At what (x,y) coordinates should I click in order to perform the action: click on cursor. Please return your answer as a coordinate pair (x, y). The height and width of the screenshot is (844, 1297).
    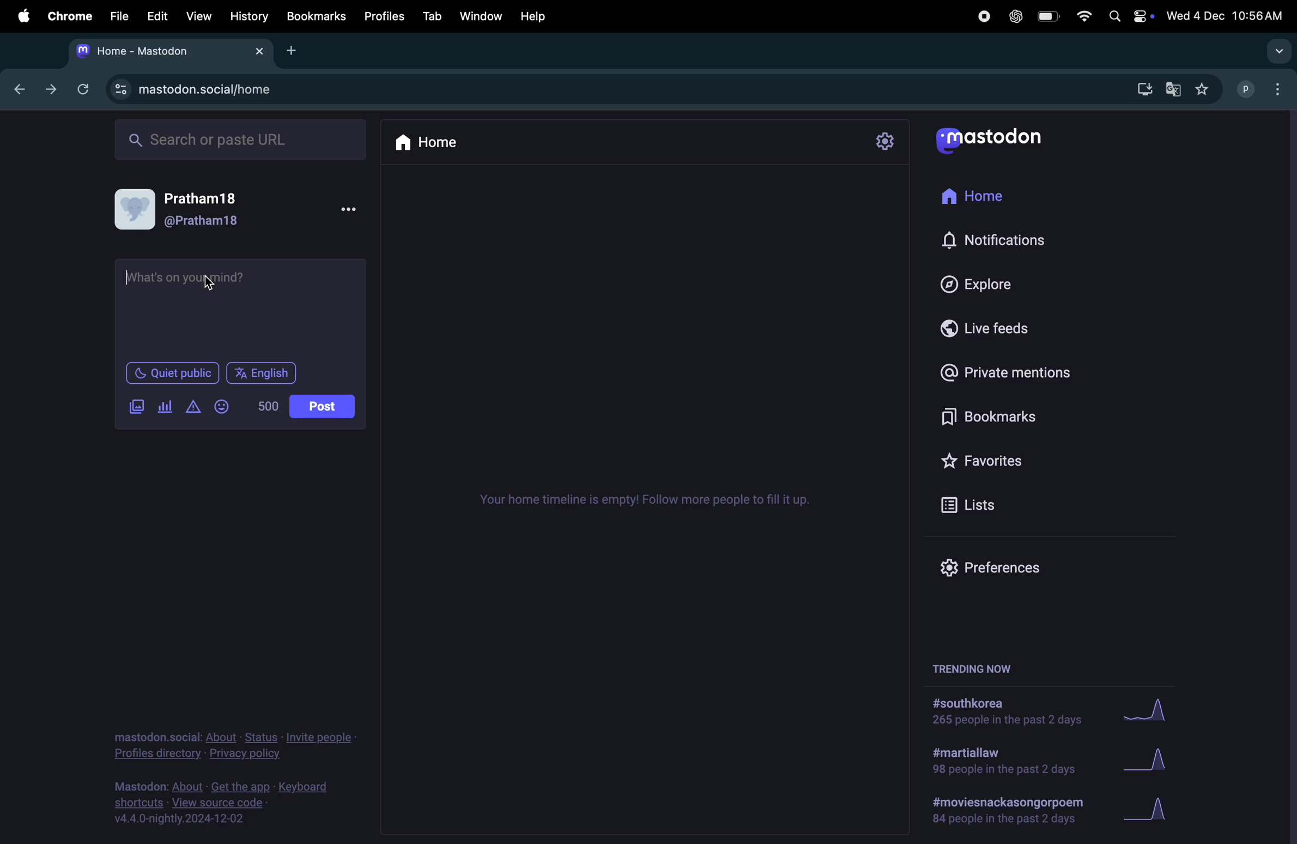
    Looking at the image, I should click on (211, 285).